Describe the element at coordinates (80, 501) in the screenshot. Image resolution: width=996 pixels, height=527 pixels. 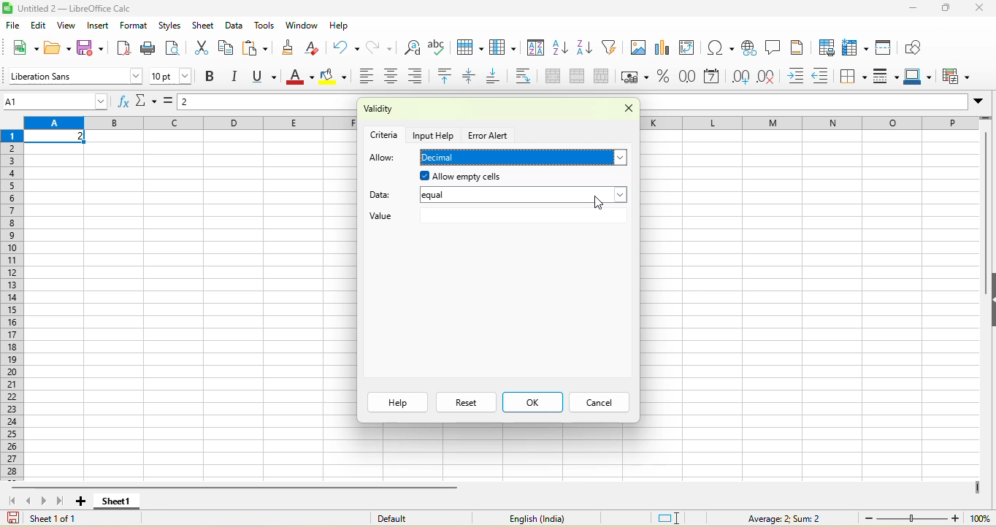
I see `add new sheet` at that location.